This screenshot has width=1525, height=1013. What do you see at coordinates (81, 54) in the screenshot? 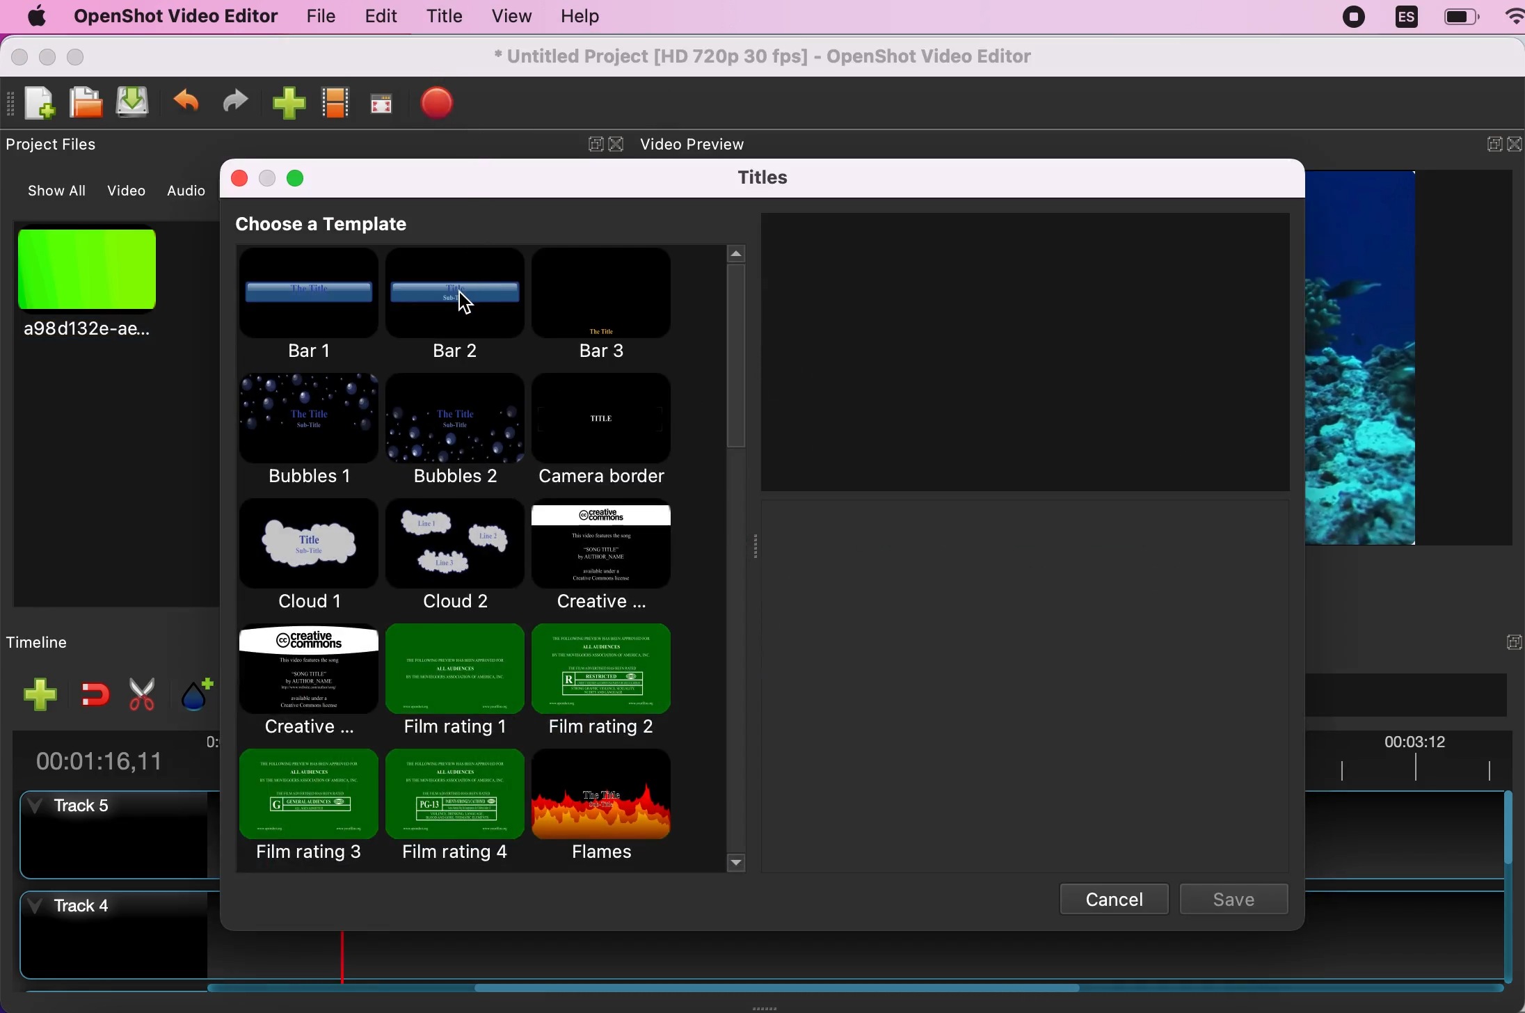
I see `maximize` at bounding box center [81, 54].